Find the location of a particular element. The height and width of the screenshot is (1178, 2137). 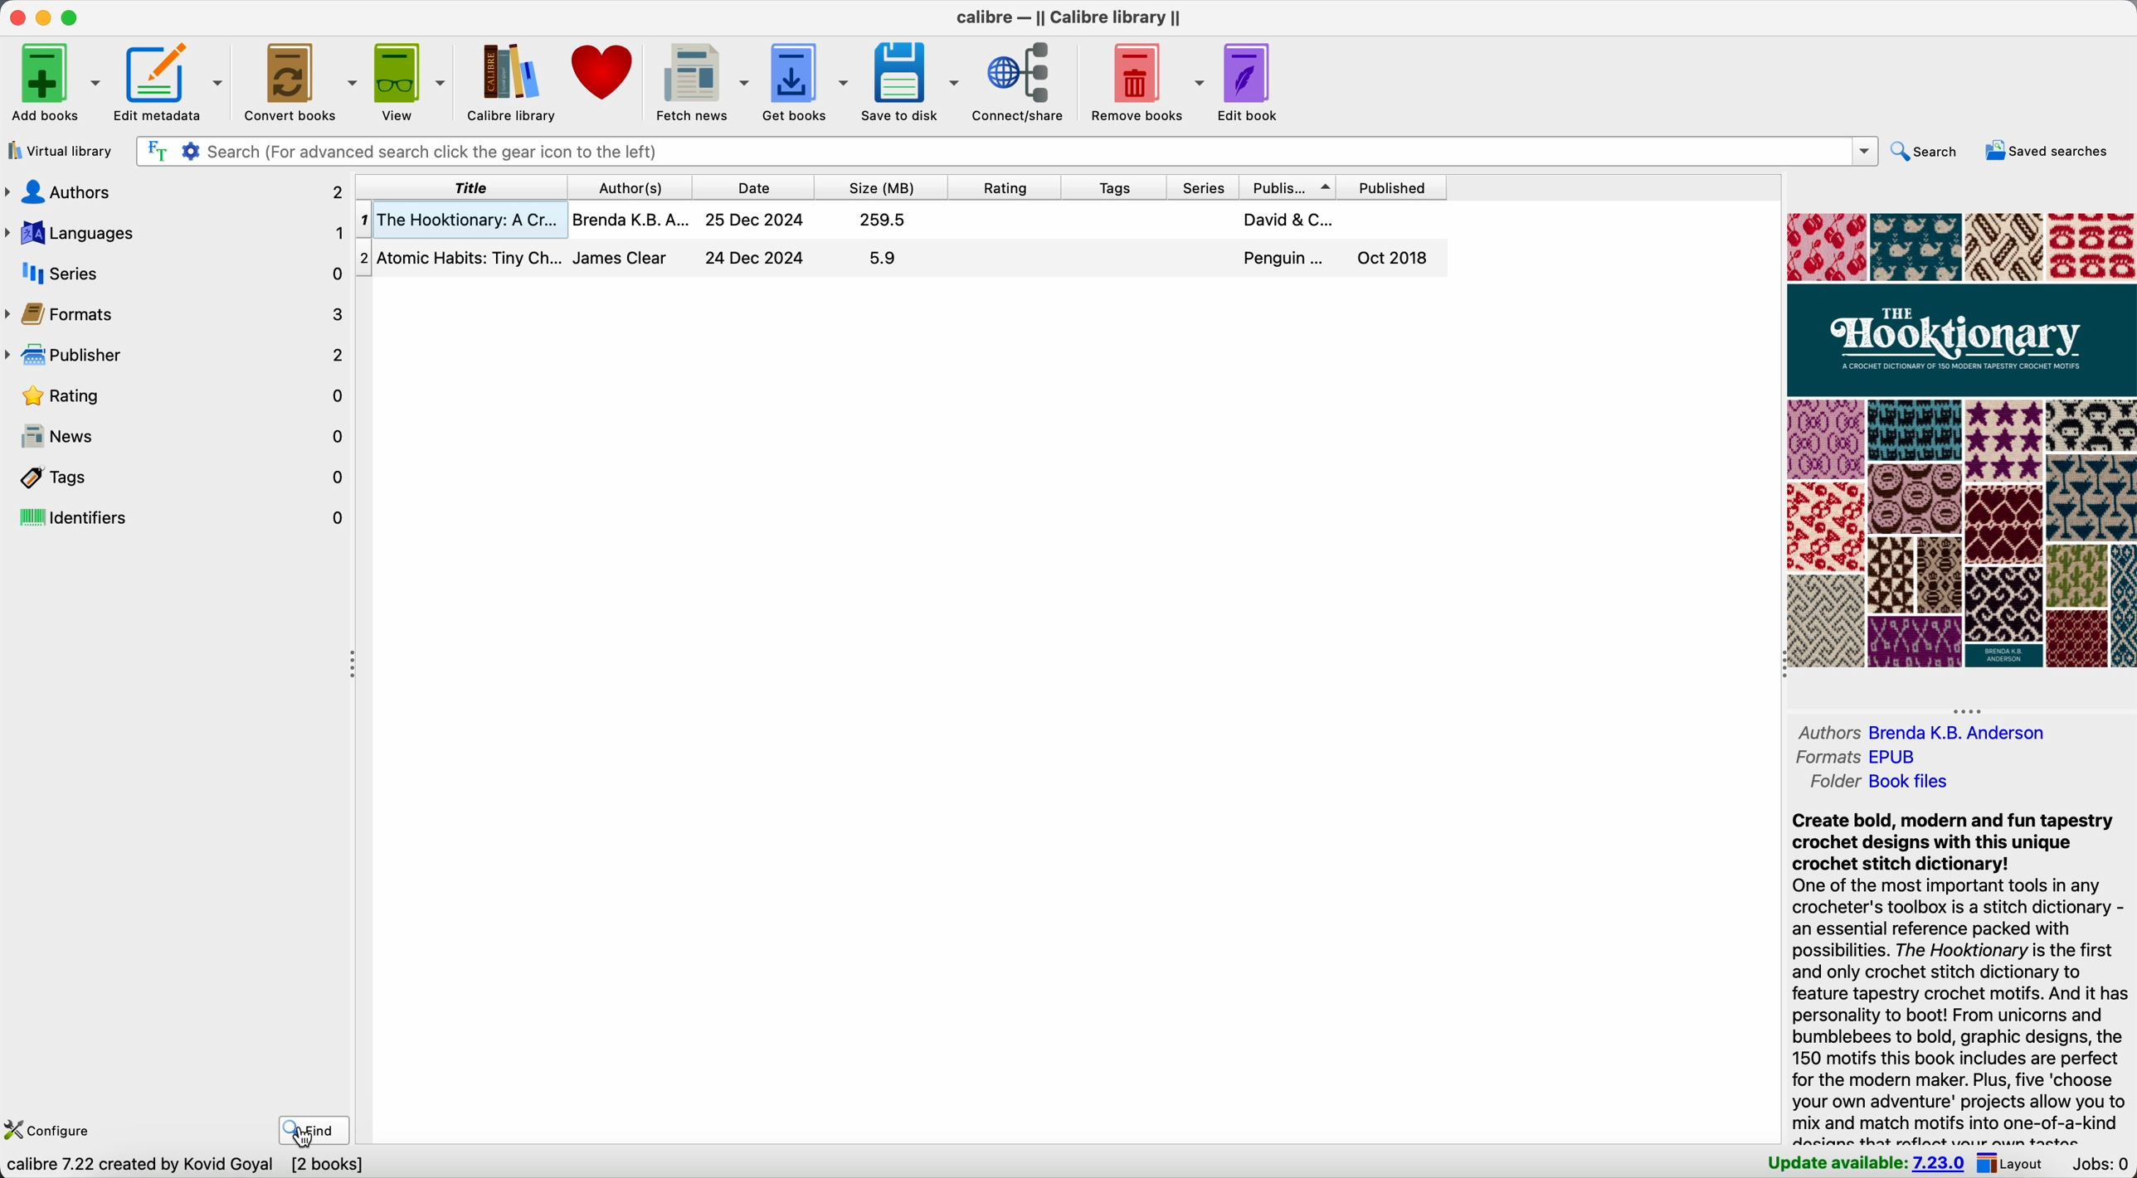

get books is located at coordinates (801, 81).